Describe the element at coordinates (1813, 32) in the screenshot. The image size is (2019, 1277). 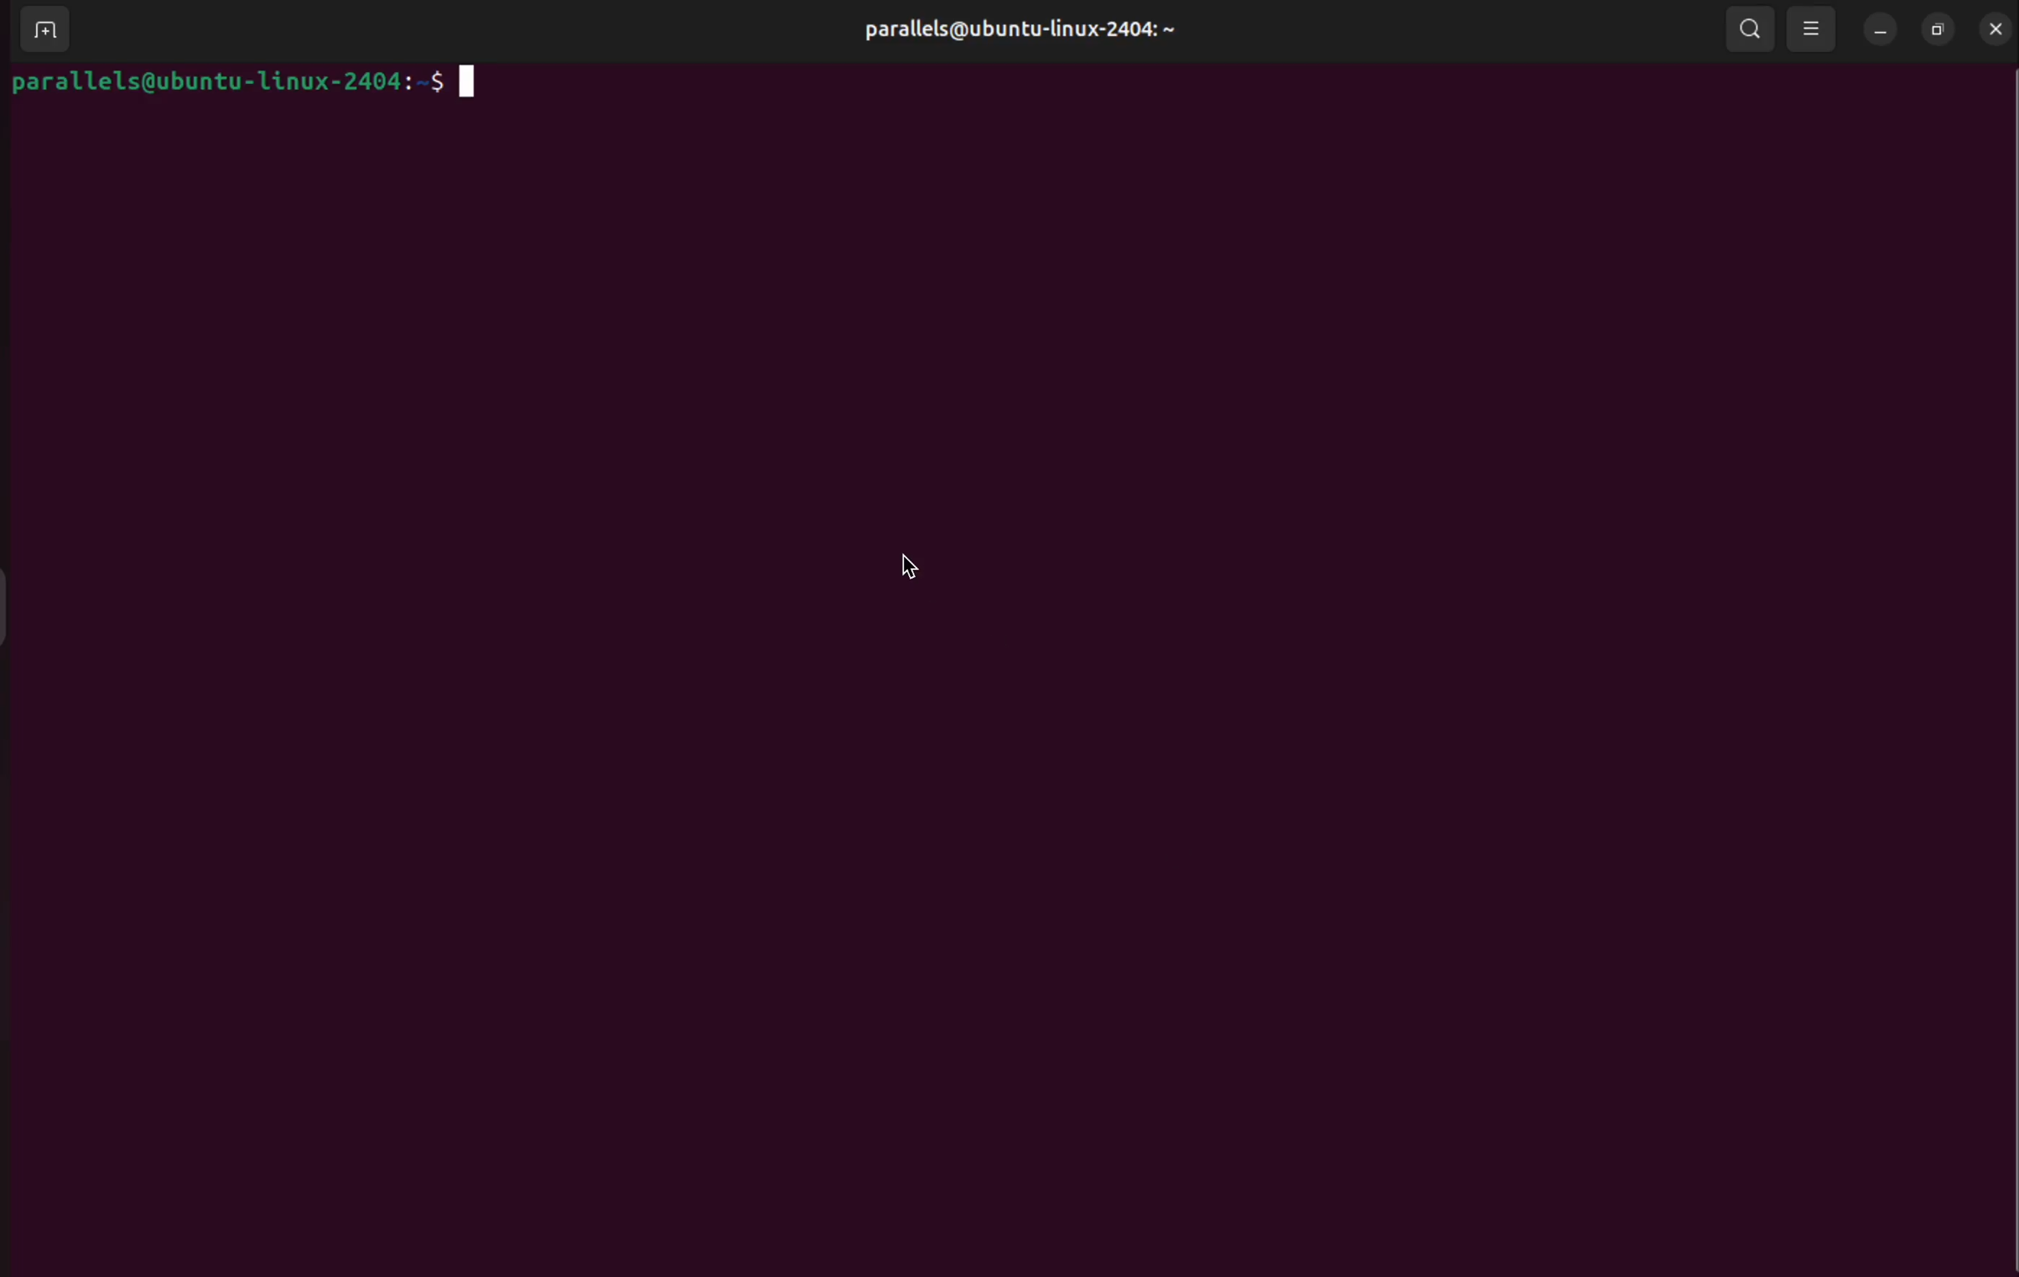
I see `view option` at that location.